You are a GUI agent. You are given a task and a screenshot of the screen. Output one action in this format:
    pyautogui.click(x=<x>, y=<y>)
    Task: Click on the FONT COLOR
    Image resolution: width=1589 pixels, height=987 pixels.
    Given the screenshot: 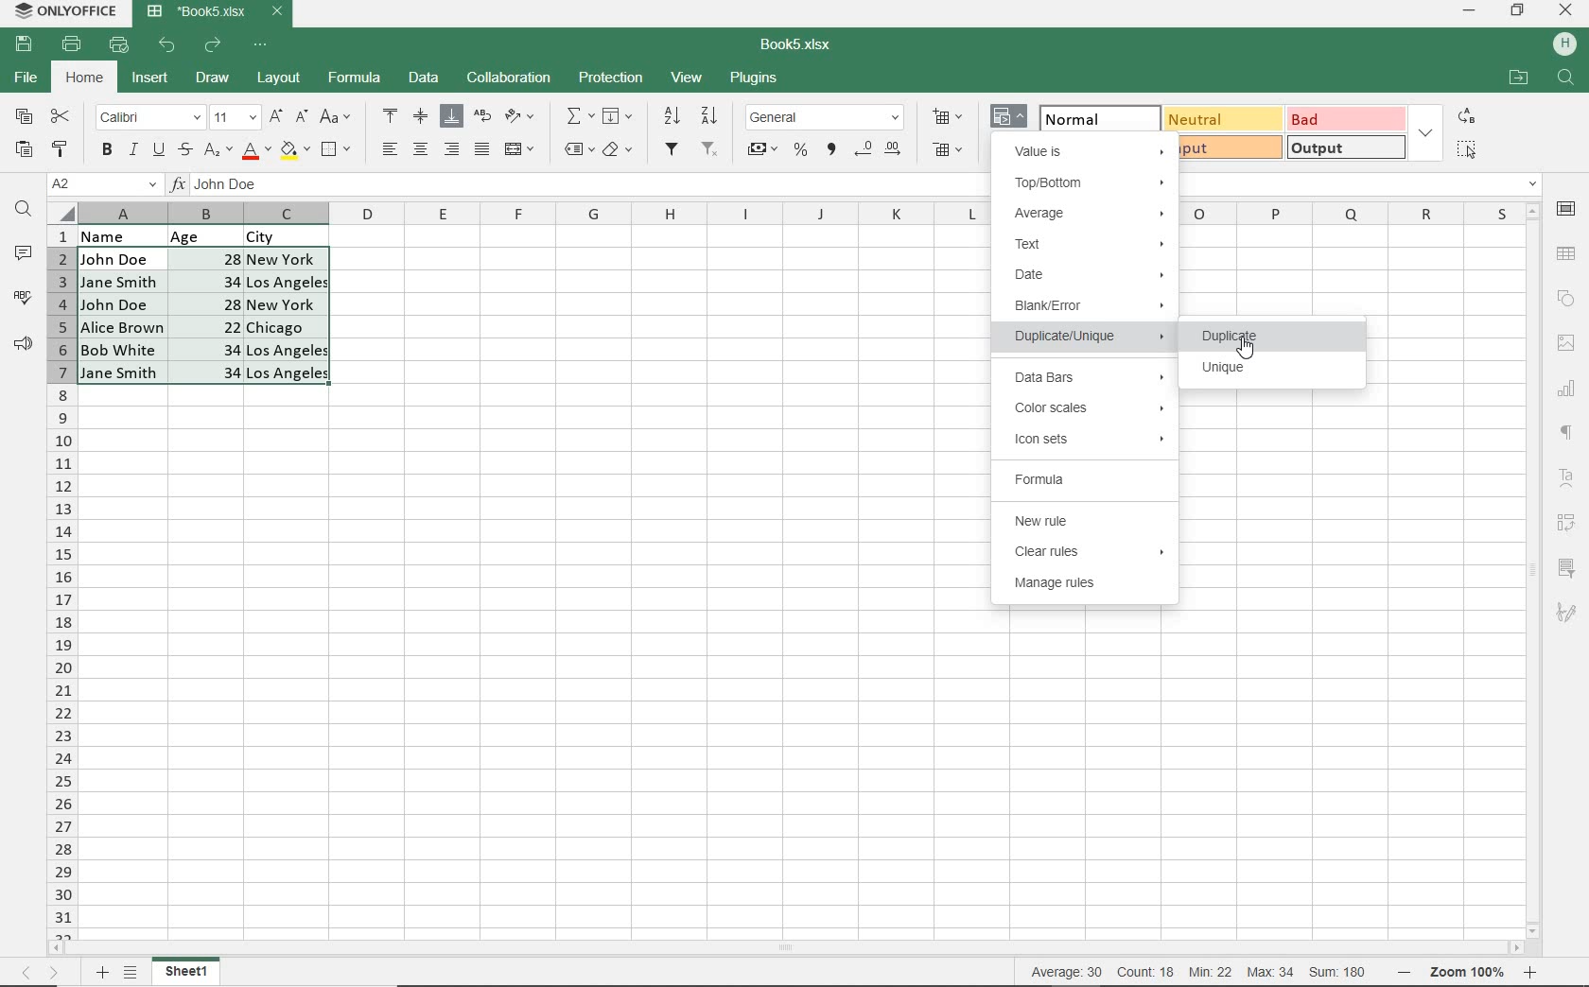 What is the action you would take?
    pyautogui.click(x=256, y=151)
    